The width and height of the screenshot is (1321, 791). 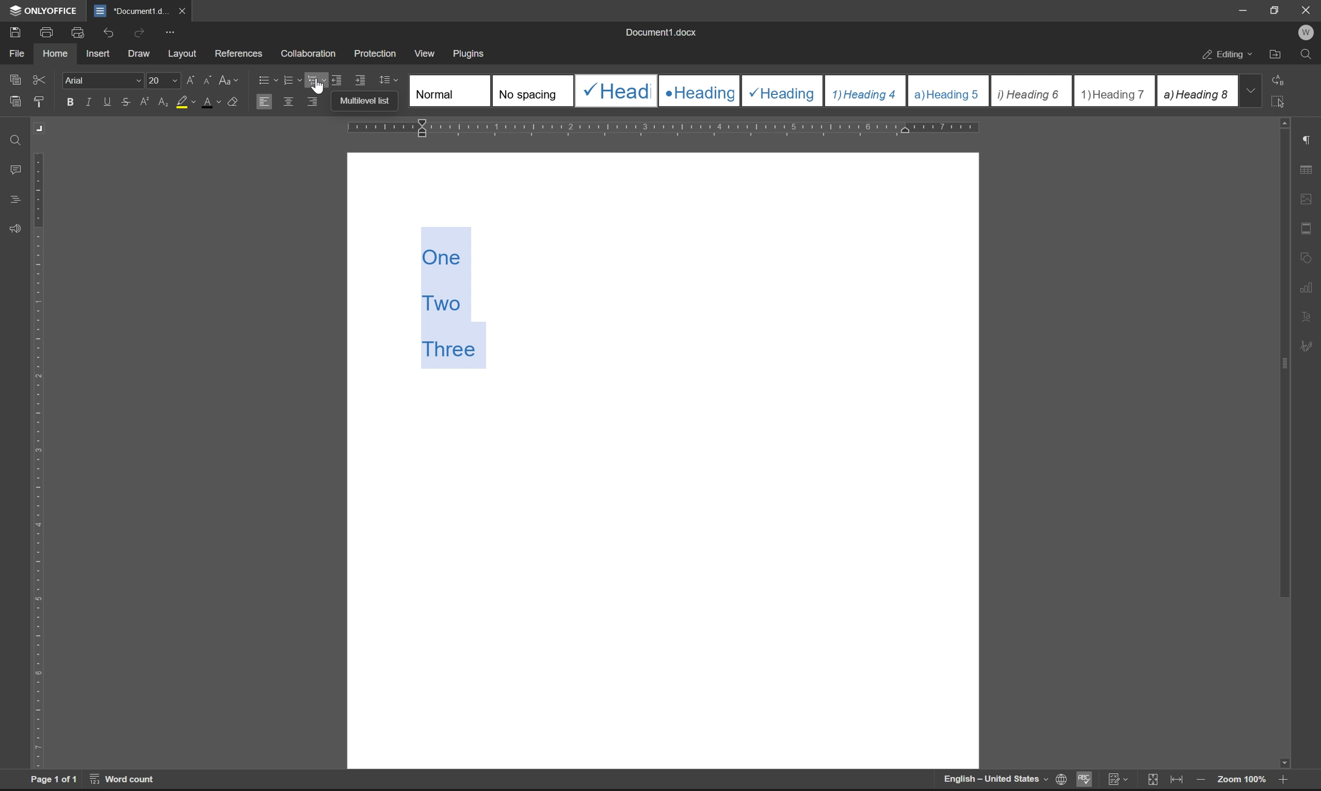 What do you see at coordinates (263, 101) in the screenshot?
I see `align left` at bounding box center [263, 101].